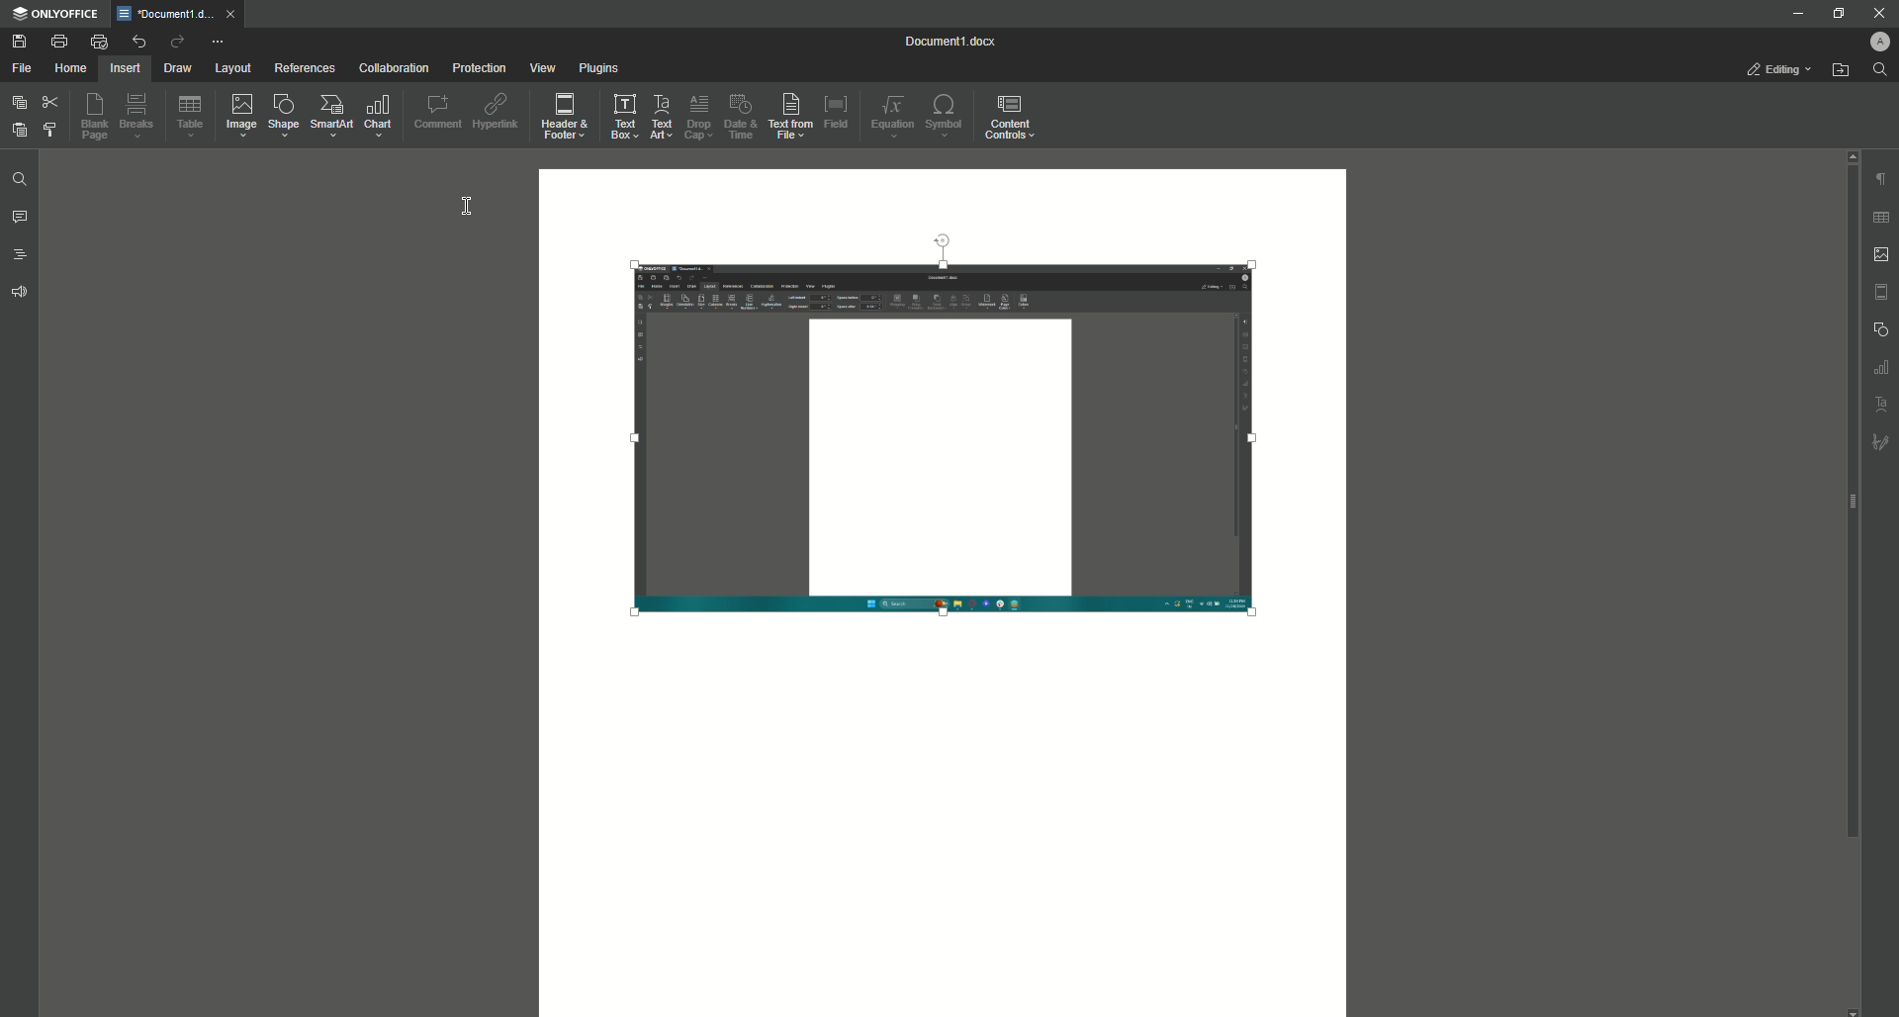 Image resolution: width=1899 pixels, height=1017 pixels. Describe the element at coordinates (190, 116) in the screenshot. I see `Table` at that location.